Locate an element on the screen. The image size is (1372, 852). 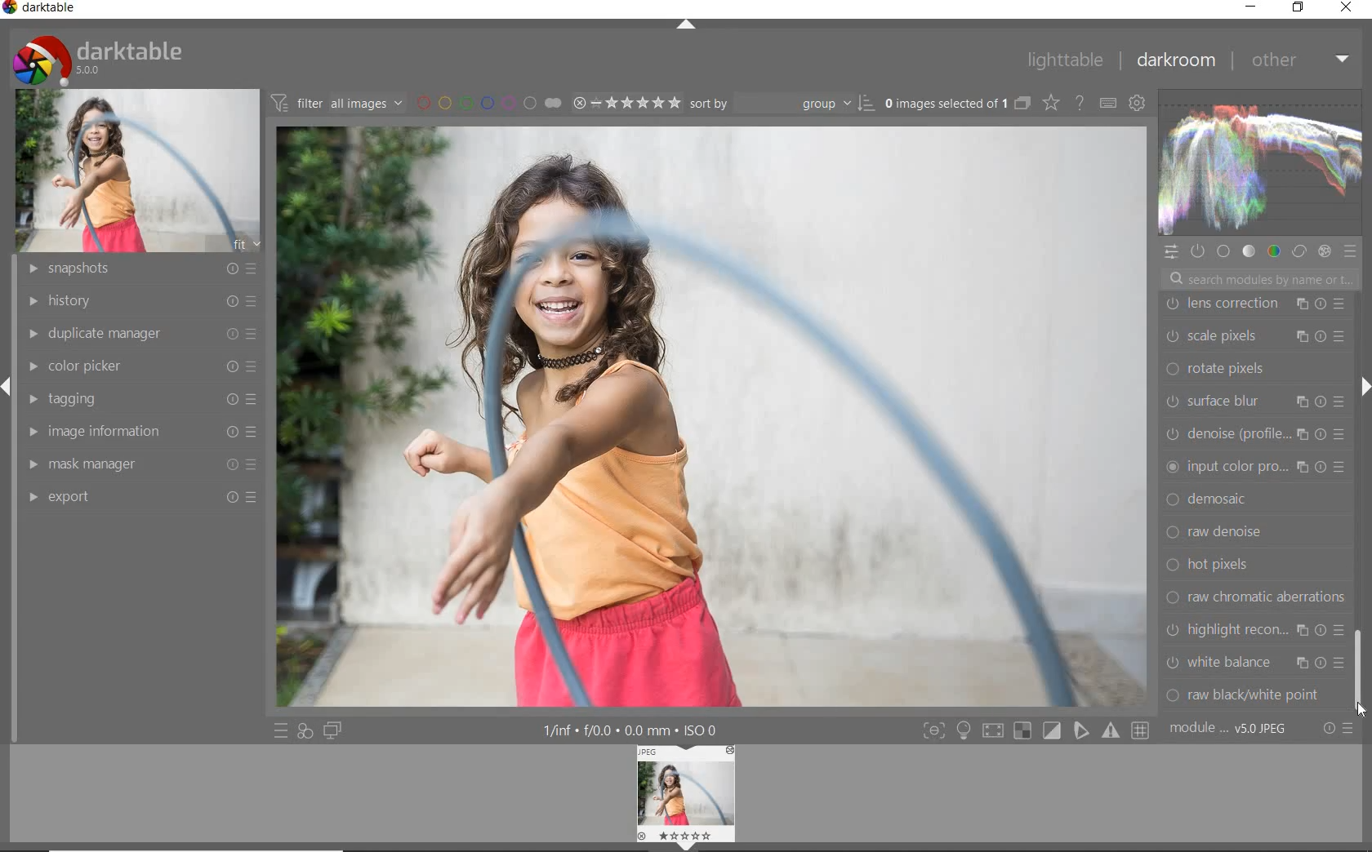
grain is located at coordinates (1260, 570).